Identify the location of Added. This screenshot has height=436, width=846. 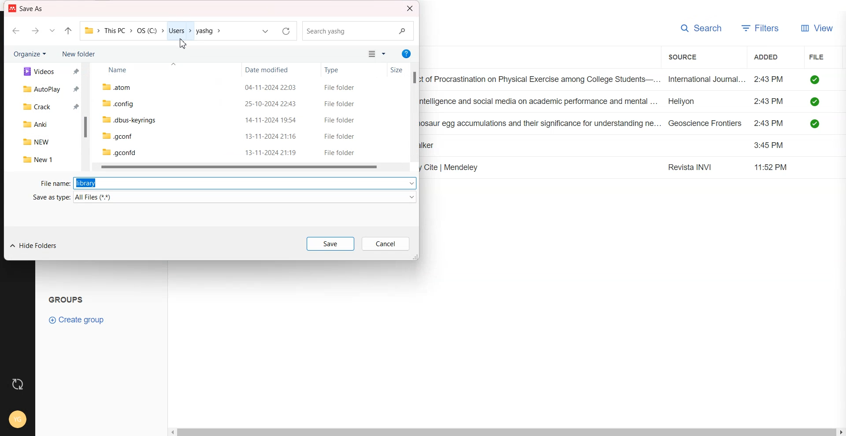
(771, 56).